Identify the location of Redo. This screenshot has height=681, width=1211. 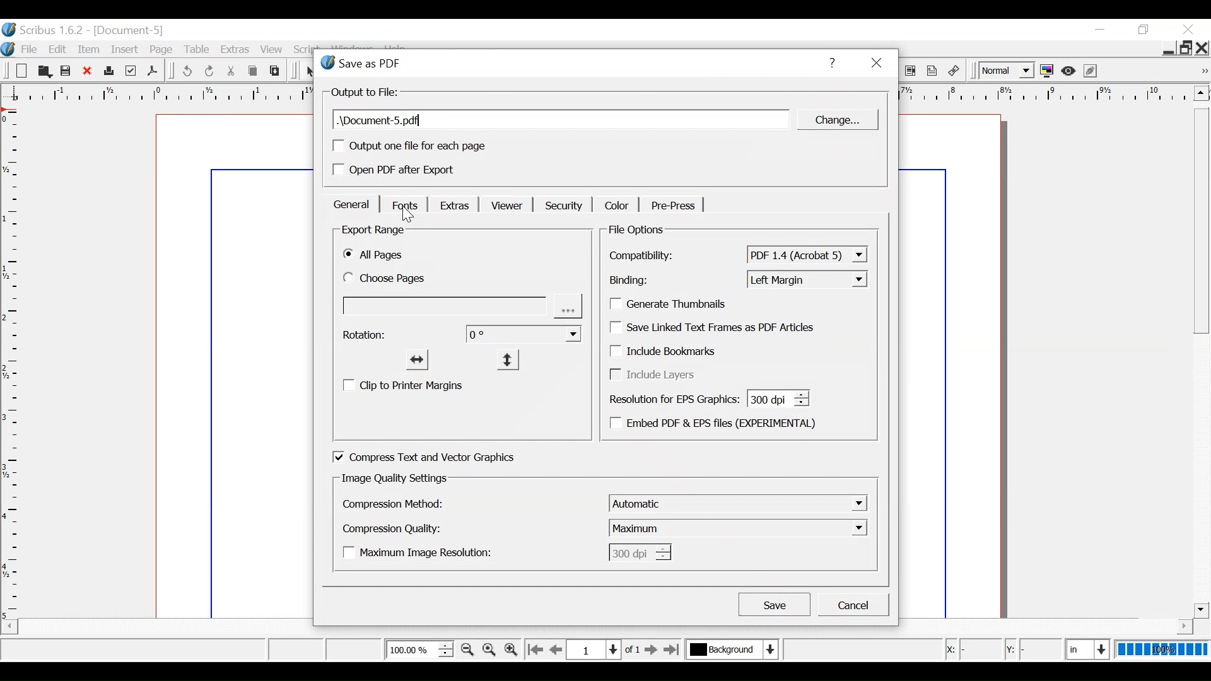
(210, 71).